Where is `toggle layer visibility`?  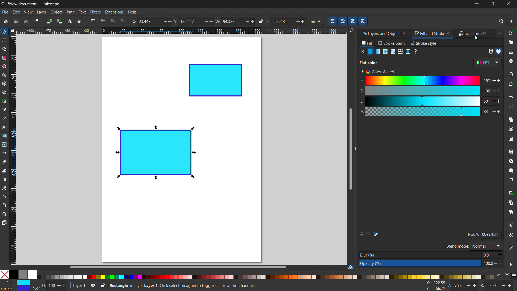
toggle layer visibility is located at coordinates (93, 286).